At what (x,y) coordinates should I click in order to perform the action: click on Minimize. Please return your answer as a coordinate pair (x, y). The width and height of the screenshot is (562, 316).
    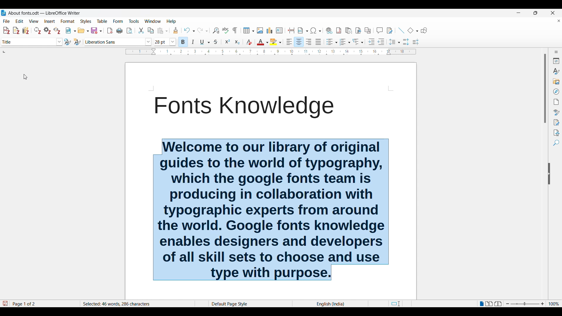
    Looking at the image, I should click on (518, 13).